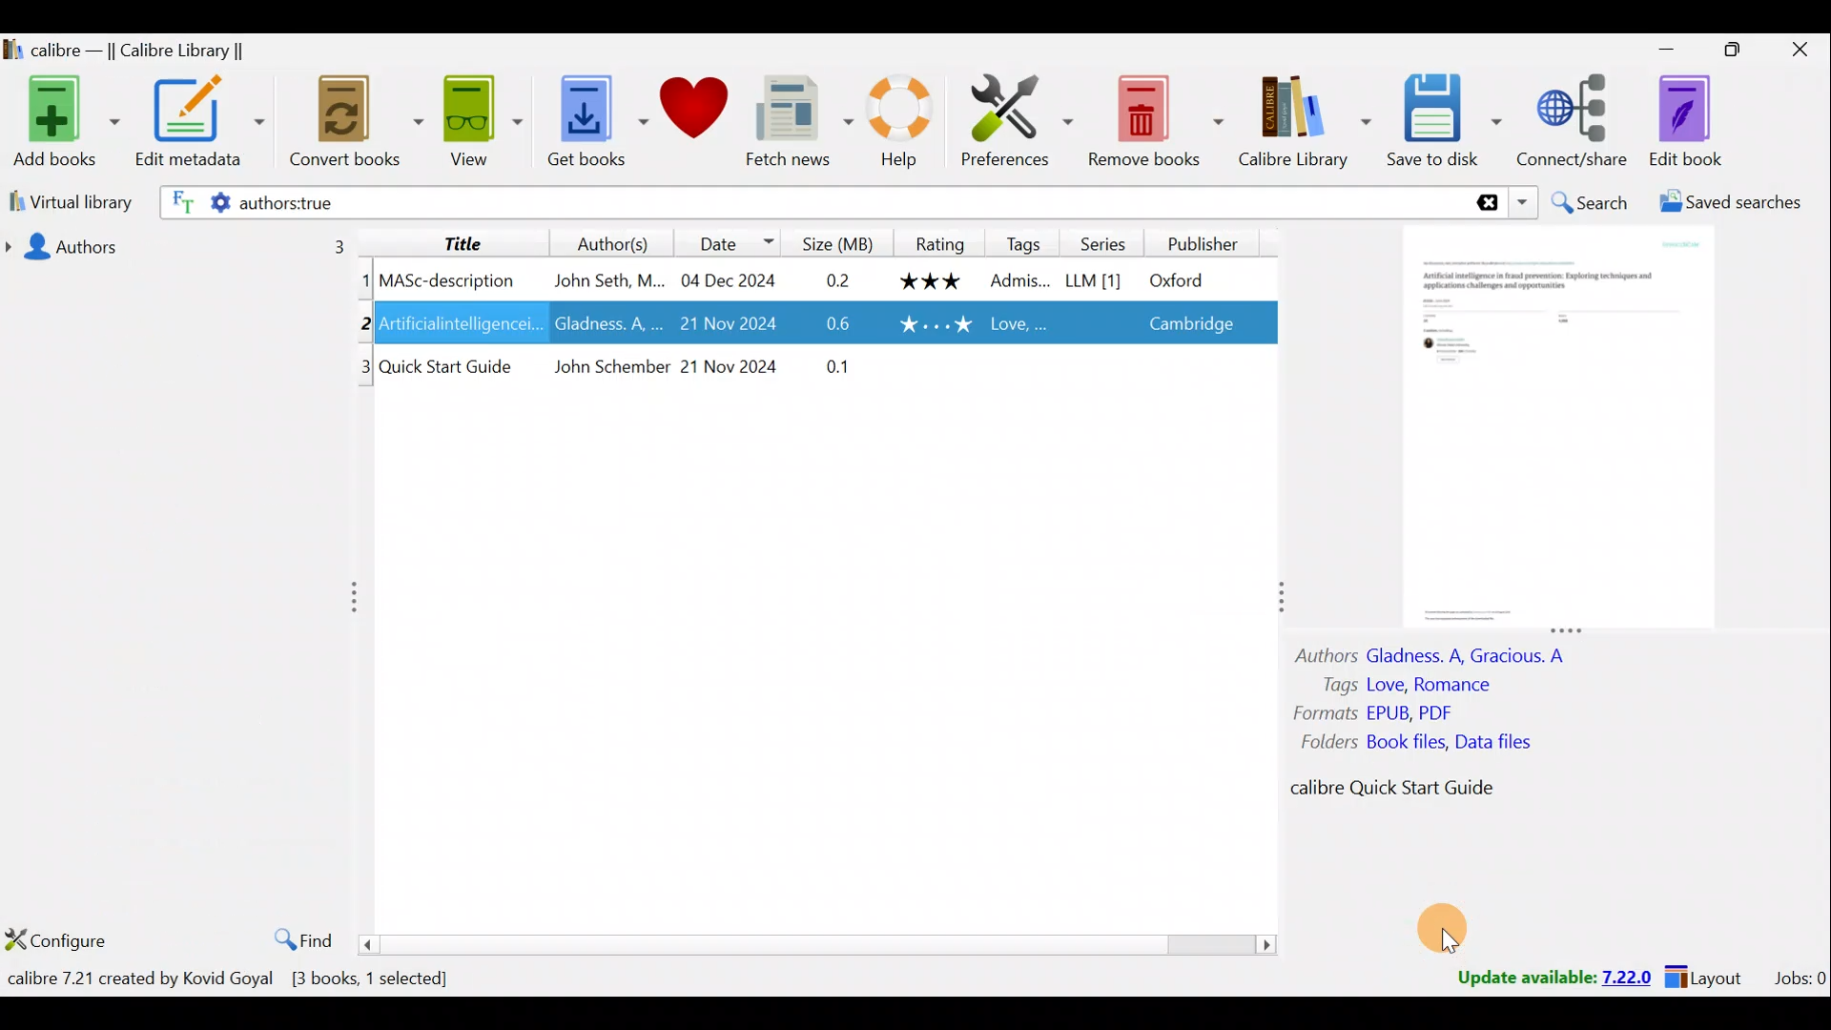 The height and width of the screenshot is (1030, 1831). Describe the element at coordinates (301, 939) in the screenshot. I see `Find` at that location.